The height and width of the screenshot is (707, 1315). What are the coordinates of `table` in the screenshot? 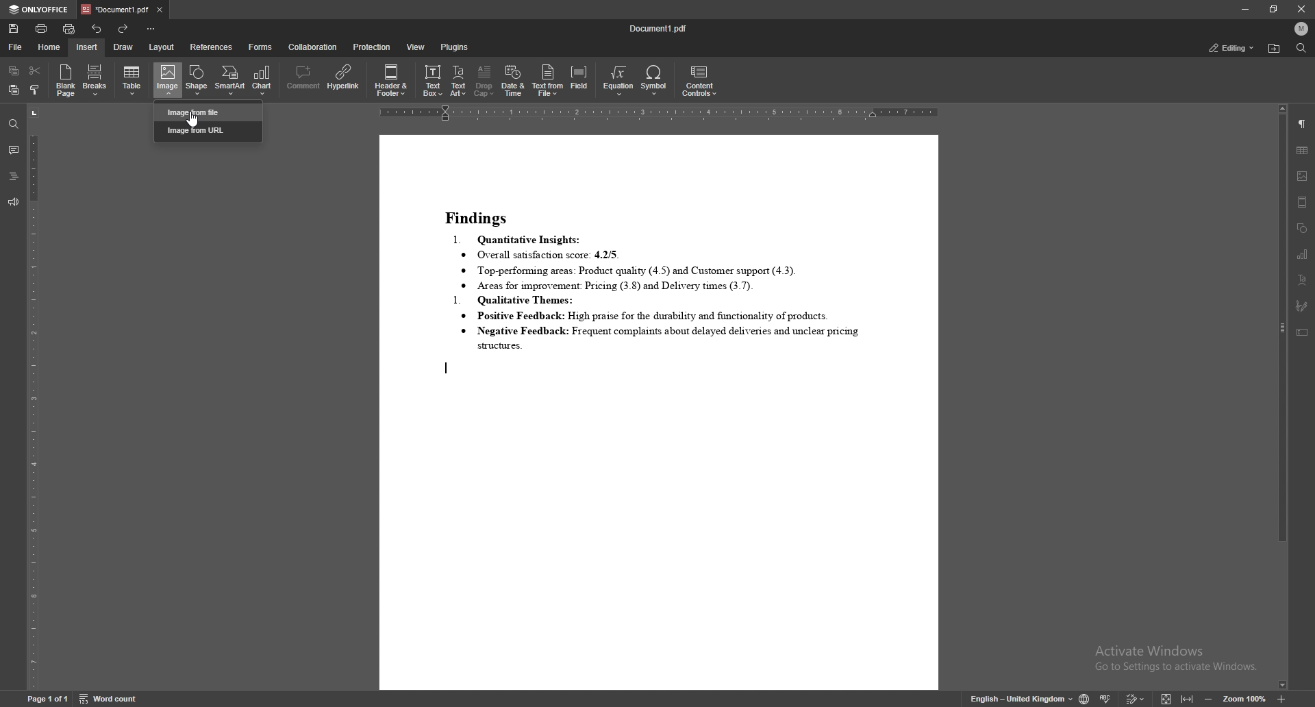 It's located at (134, 80).